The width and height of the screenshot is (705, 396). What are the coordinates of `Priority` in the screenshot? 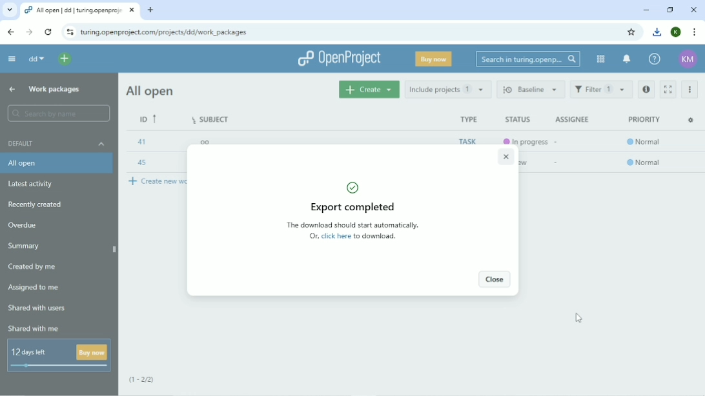 It's located at (644, 119).